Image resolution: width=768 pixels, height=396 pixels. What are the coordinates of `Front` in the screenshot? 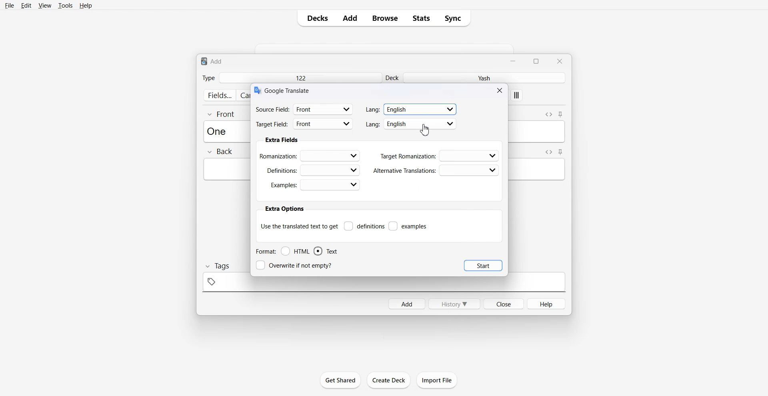 It's located at (222, 114).